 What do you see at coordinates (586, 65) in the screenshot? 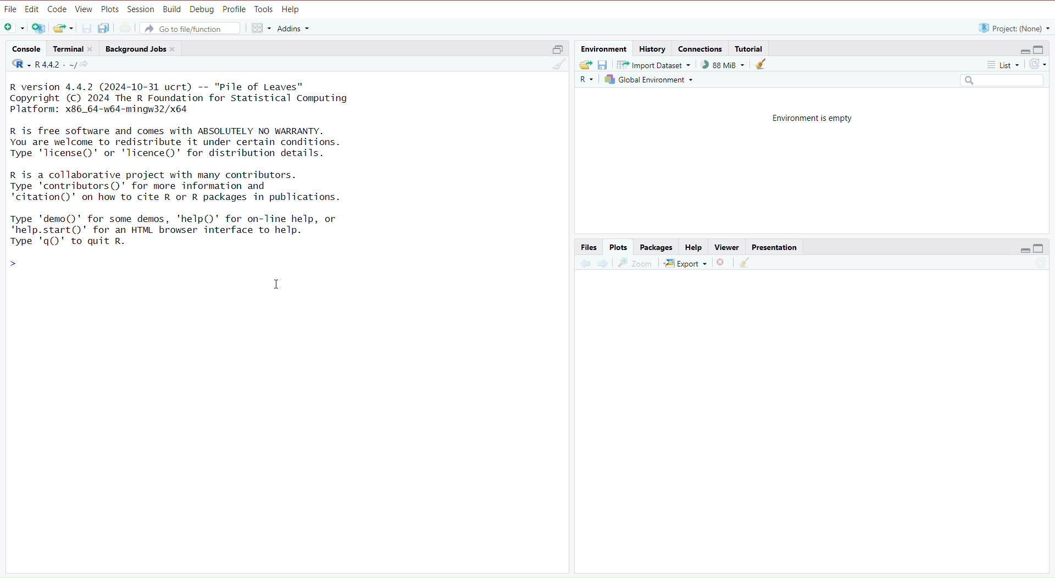
I see `load workspace` at bounding box center [586, 65].